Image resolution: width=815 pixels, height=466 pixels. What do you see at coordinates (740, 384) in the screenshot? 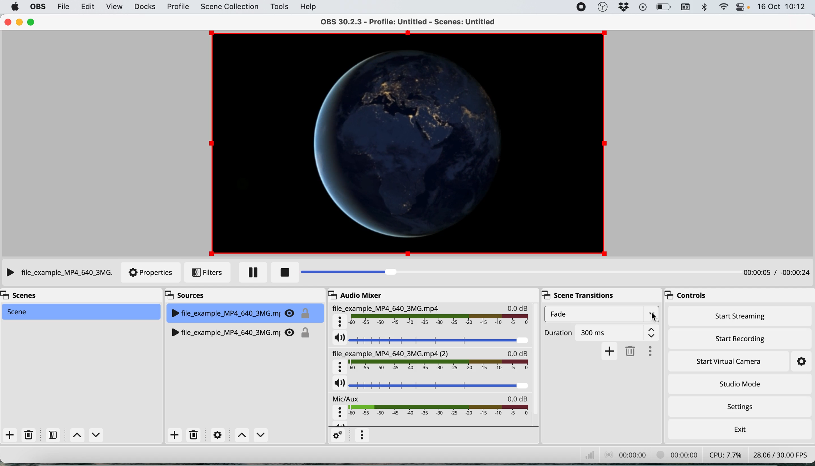
I see `studio mode` at bounding box center [740, 384].